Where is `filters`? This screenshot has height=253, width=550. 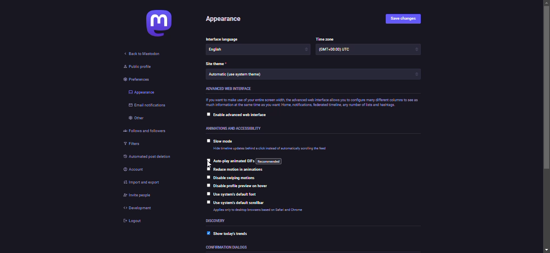
filters is located at coordinates (132, 146).